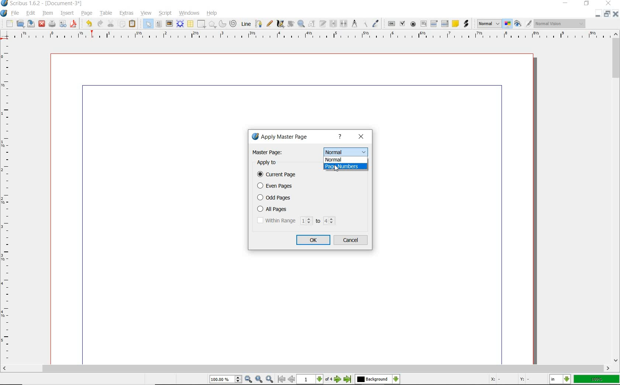 Image resolution: width=620 pixels, height=385 pixels. Describe the element at coordinates (296, 209) in the screenshot. I see `all pages` at that location.